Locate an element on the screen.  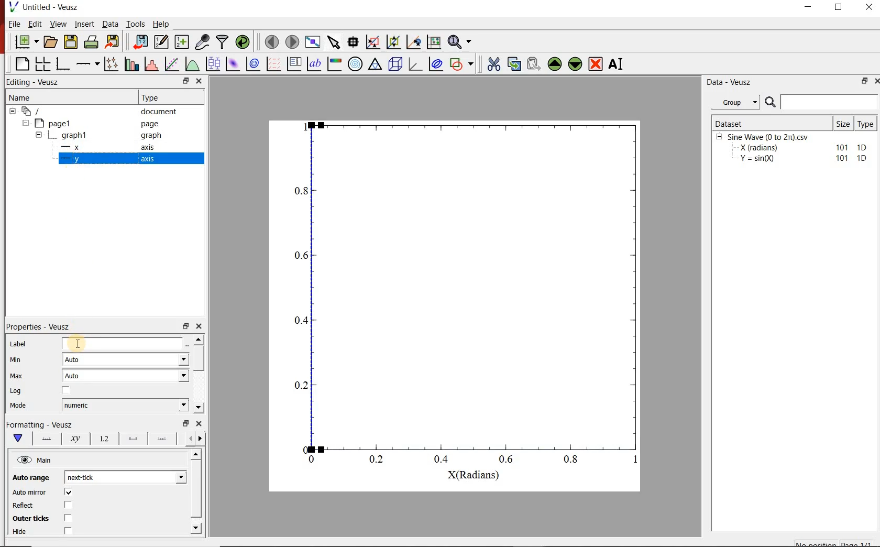
plot key is located at coordinates (295, 63).